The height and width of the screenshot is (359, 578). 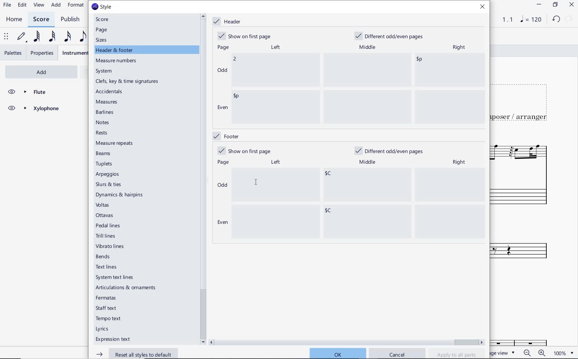 I want to click on system, so click(x=105, y=71).